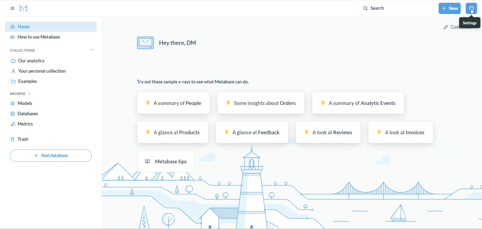  What do you see at coordinates (472, 9) in the screenshot?
I see `Settings` at bounding box center [472, 9].